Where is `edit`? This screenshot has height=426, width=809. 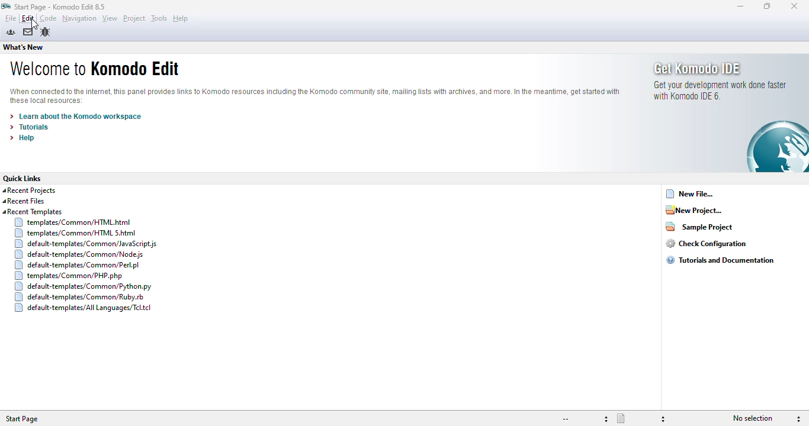 edit is located at coordinates (27, 18).